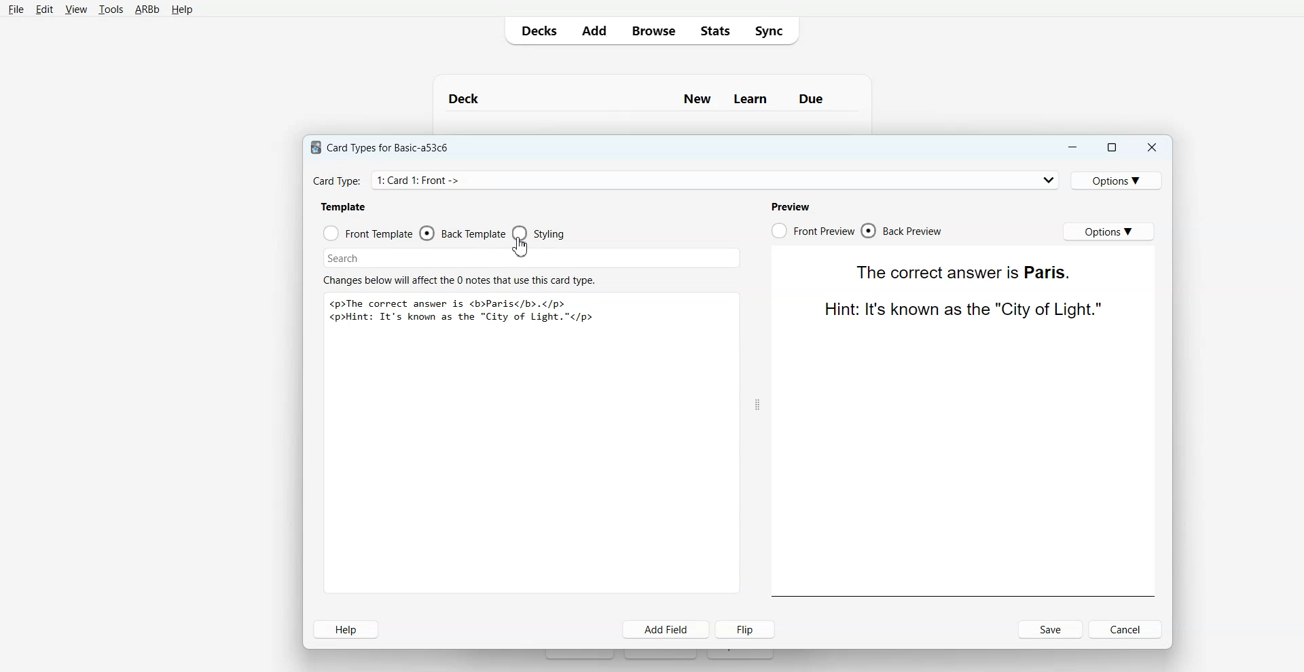  I want to click on Add, so click(594, 31).